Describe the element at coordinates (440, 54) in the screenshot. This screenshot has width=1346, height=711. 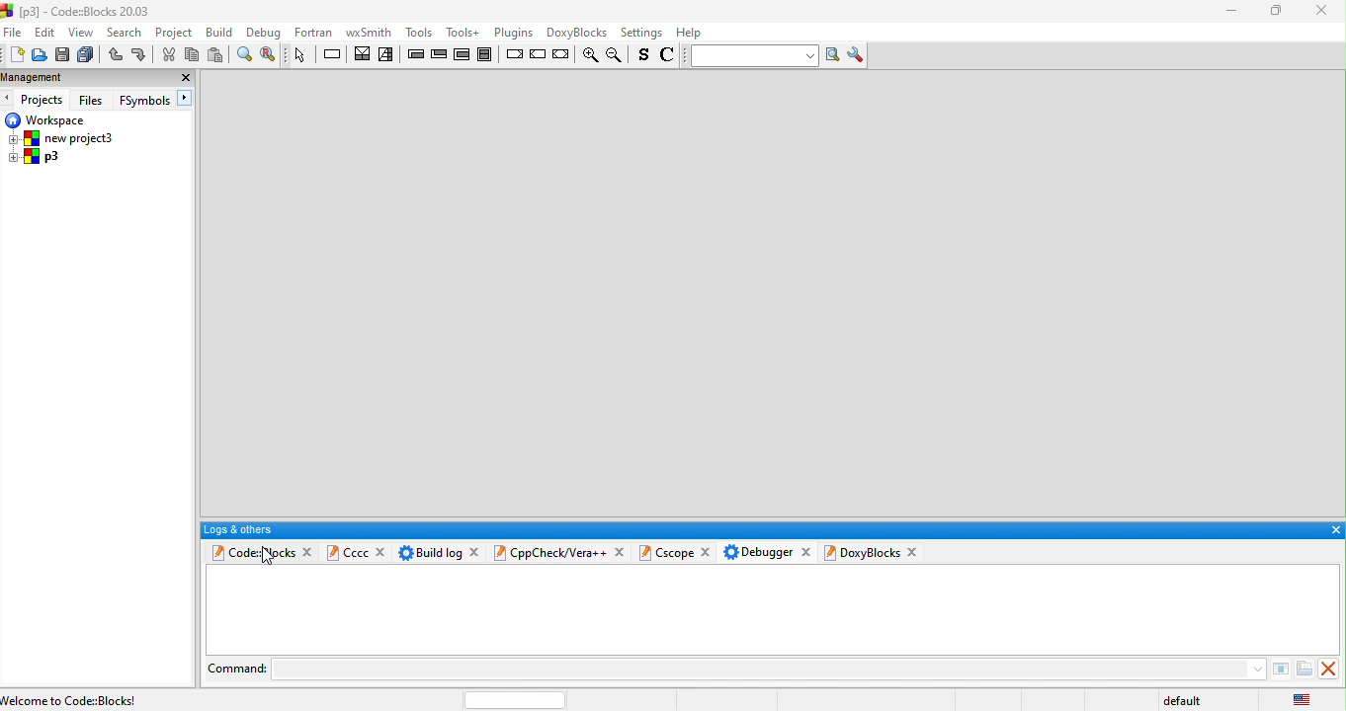
I see `exit condition loop` at that location.